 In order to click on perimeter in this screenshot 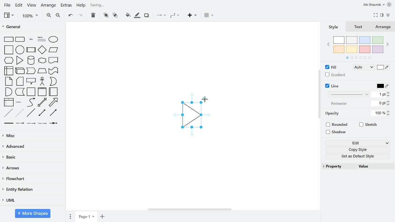, I will do `click(338, 104)`.